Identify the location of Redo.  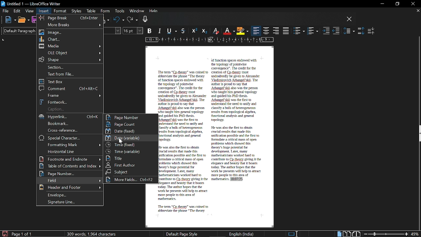
(133, 20).